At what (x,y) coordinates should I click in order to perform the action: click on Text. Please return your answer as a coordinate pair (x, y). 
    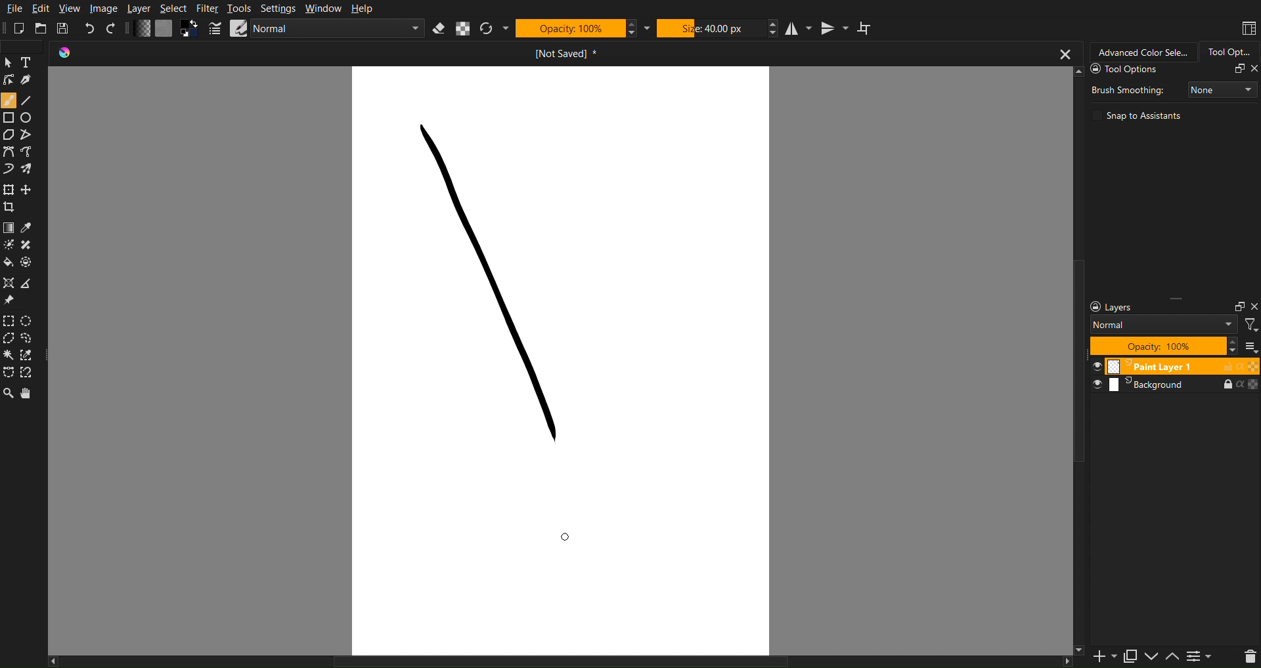
    Looking at the image, I should click on (31, 64).